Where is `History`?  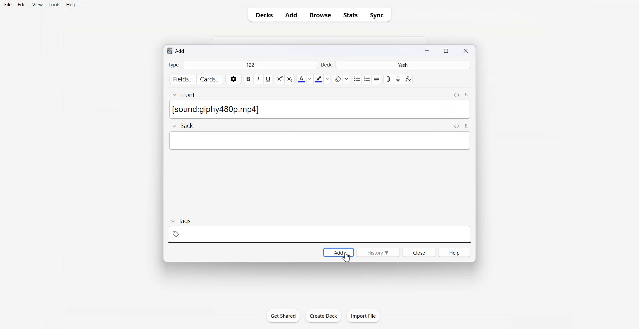 History is located at coordinates (380, 252).